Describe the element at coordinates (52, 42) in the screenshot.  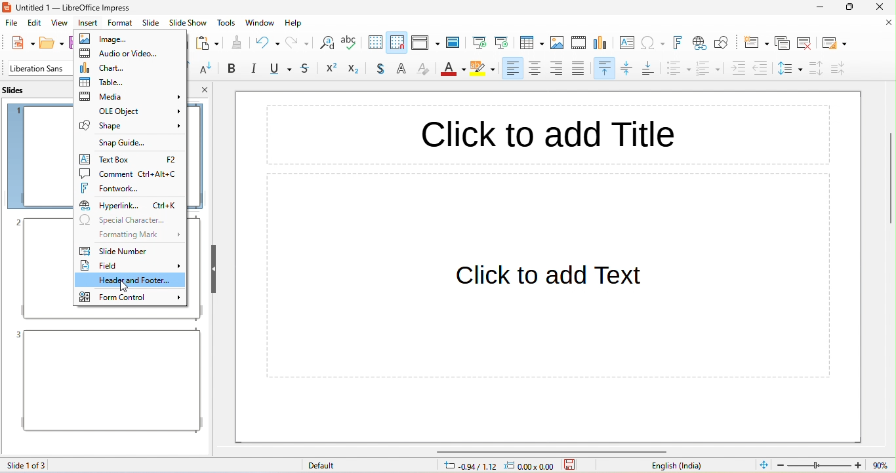
I see `open` at that location.